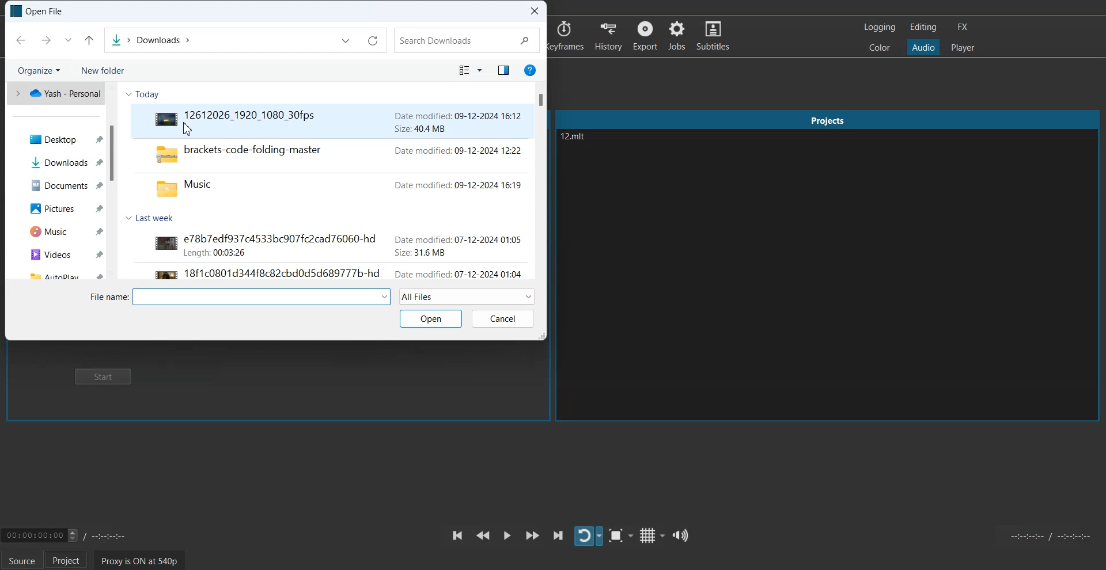  What do you see at coordinates (430, 318) in the screenshot?
I see `Open` at bounding box center [430, 318].